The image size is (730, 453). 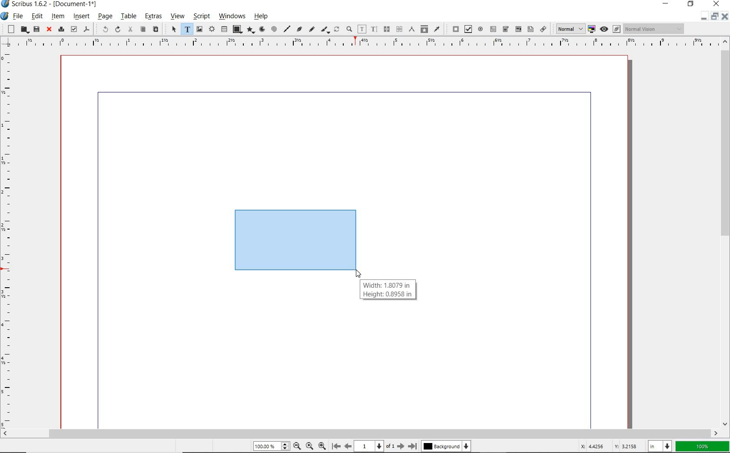 What do you see at coordinates (703, 16) in the screenshot?
I see `Restore Down` at bounding box center [703, 16].